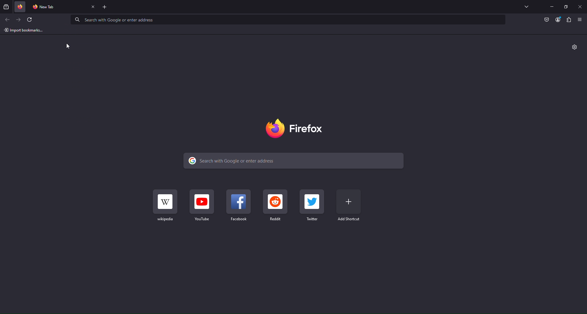 The height and width of the screenshot is (314, 587). What do you see at coordinates (558, 20) in the screenshot?
I see `Account` at bounding box center [558, 20].